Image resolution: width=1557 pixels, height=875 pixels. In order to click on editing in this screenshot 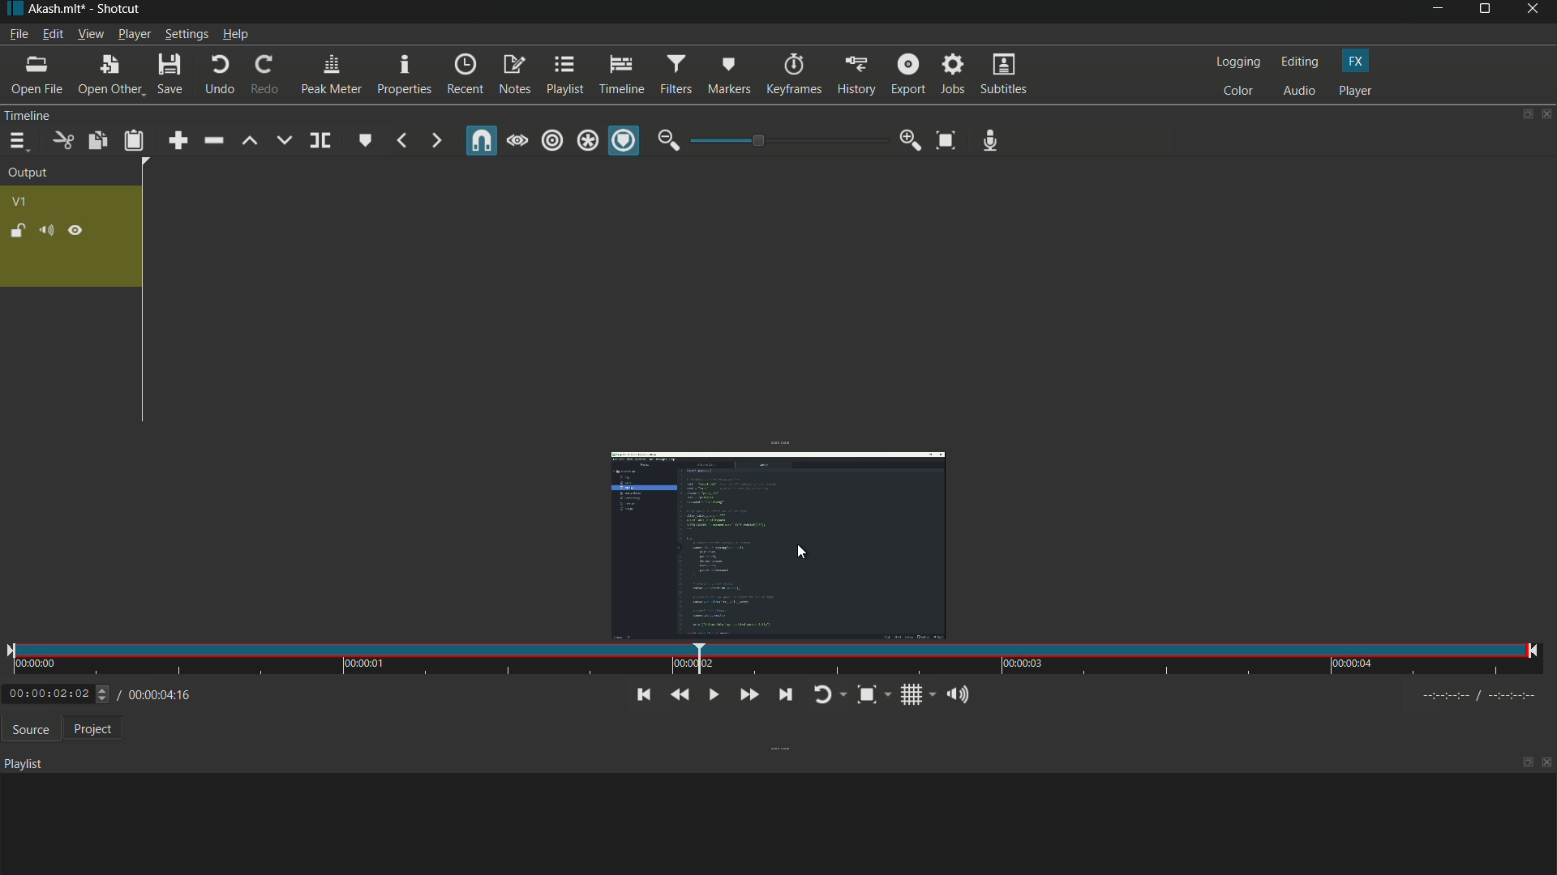, I will do `click(1298, 62)`.